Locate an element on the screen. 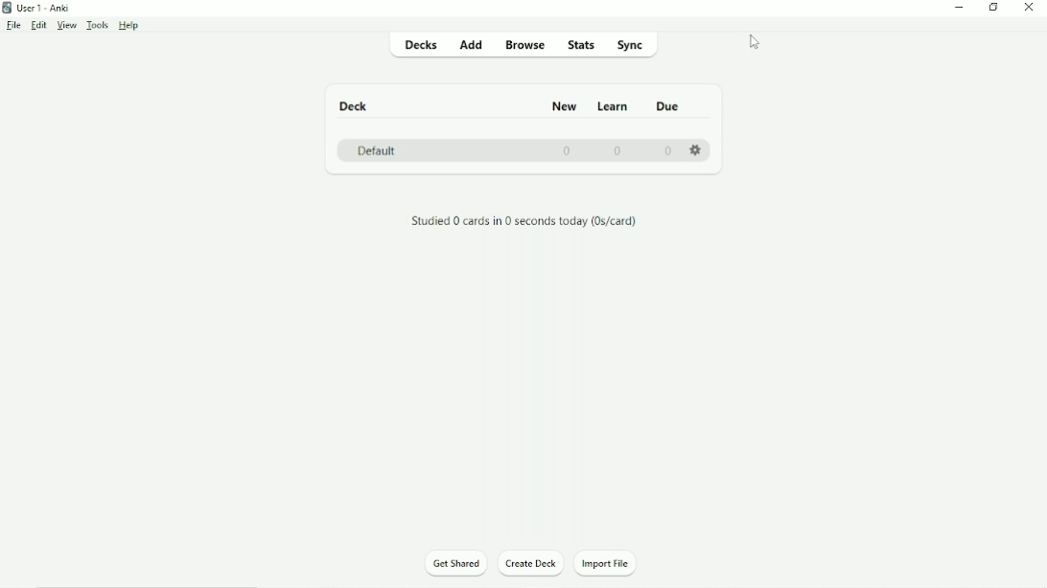 Image resolution: width=1047 pixels, height=588 pixels. Decks is located at coordinates (419, 44).